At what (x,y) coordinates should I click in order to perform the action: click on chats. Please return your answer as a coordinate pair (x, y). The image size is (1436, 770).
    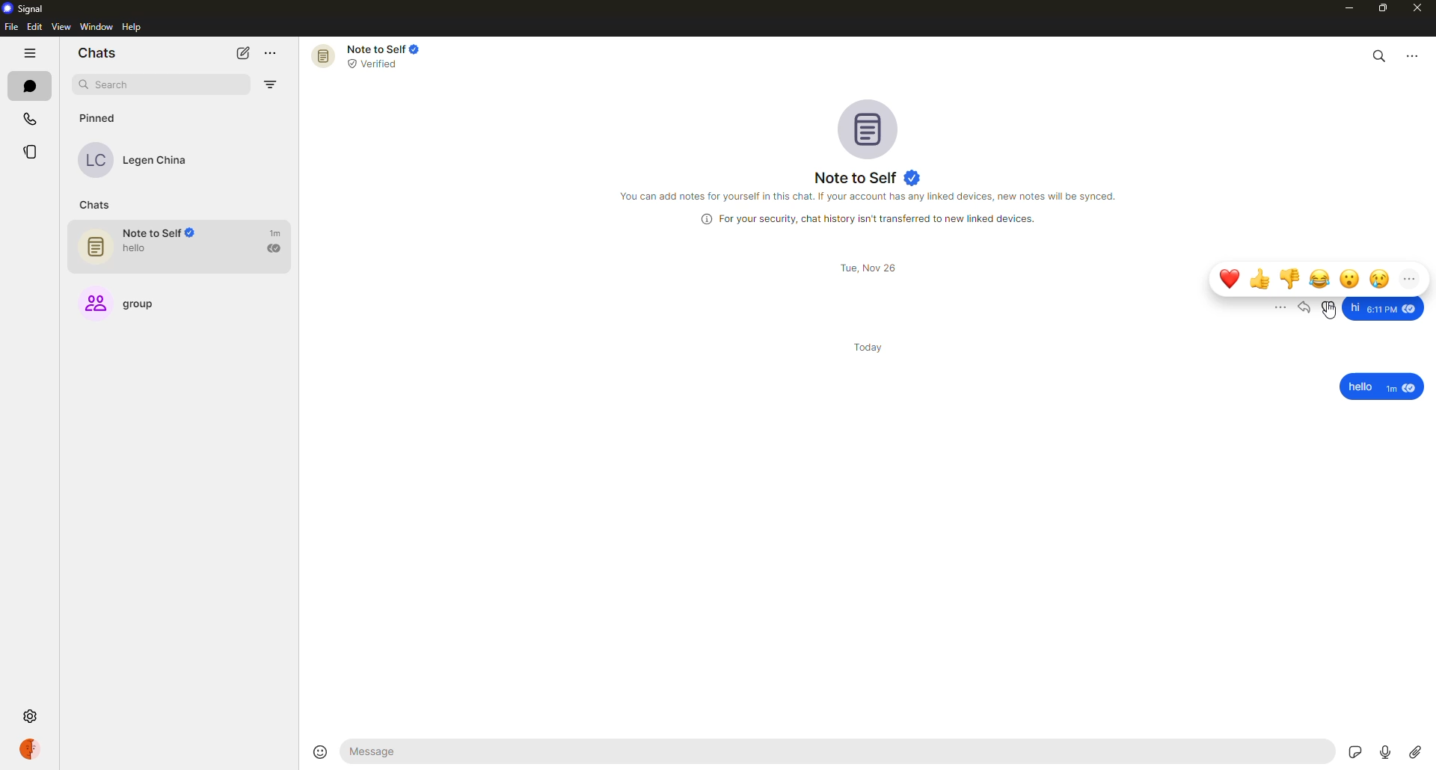
    Looking at the image, I should click on (96, 52).